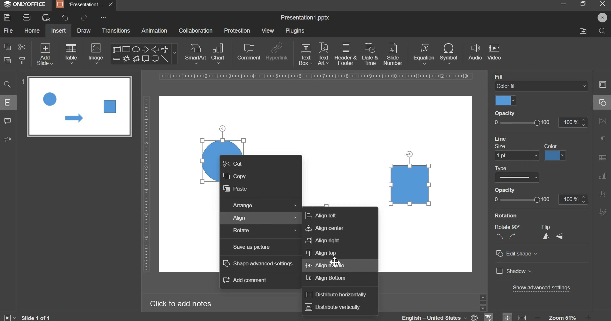 This screenshot has width=611, height=321. Describe the element at coordinates (540, 200) in the screenshot. I see `opacity` at that location.